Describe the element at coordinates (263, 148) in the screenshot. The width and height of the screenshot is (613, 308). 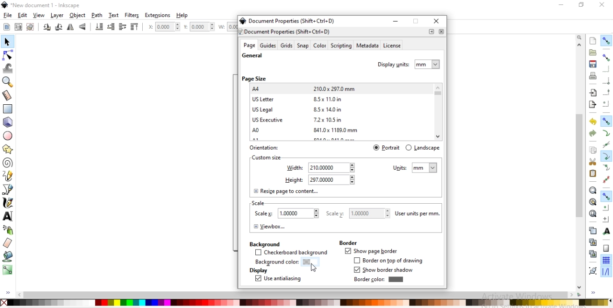
I see `orientation` at that location.